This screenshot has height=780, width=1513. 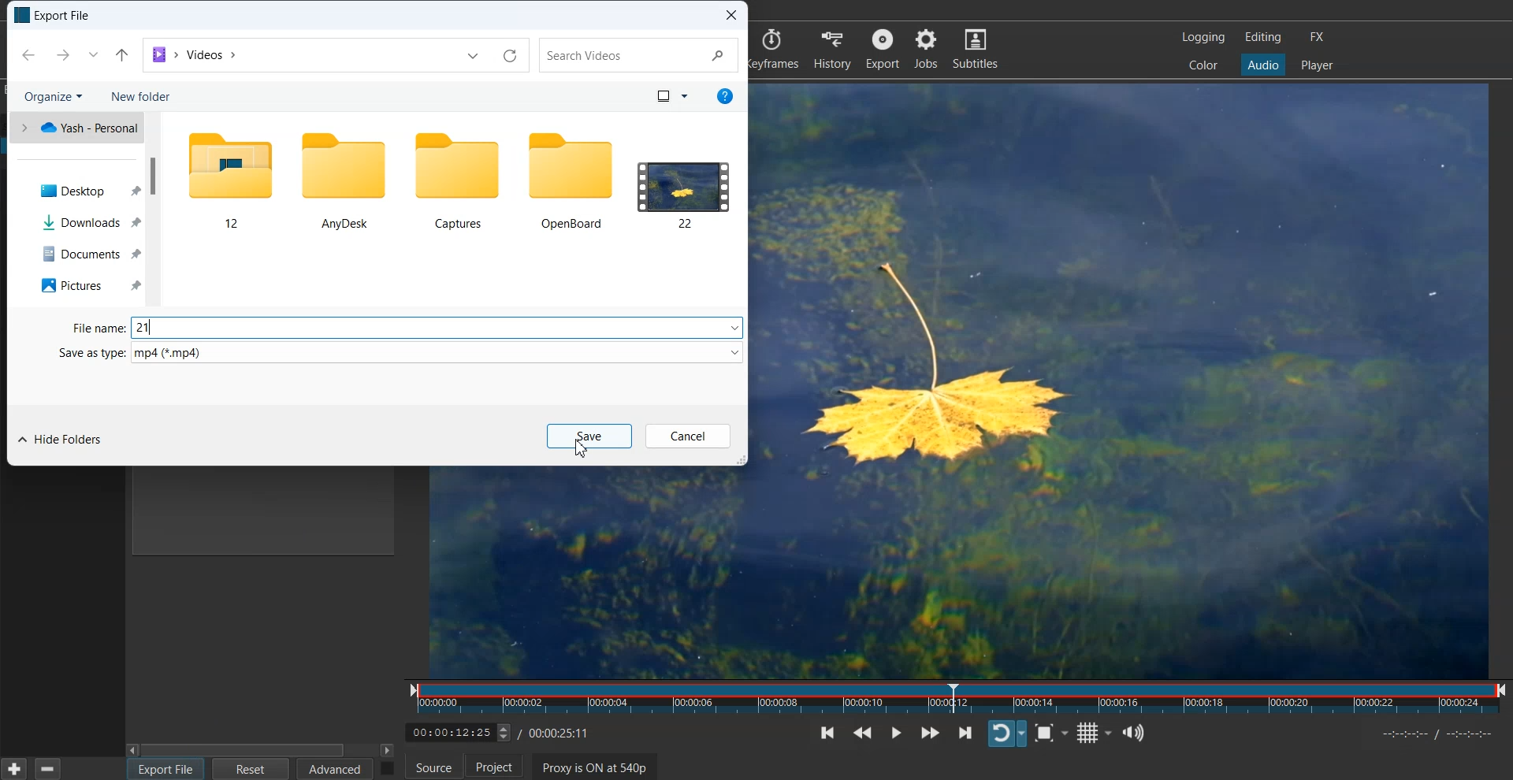 What do you see at coordinates (581, 450) in the screenshot?
I see `Cursor` at bounding box center [581, 450].